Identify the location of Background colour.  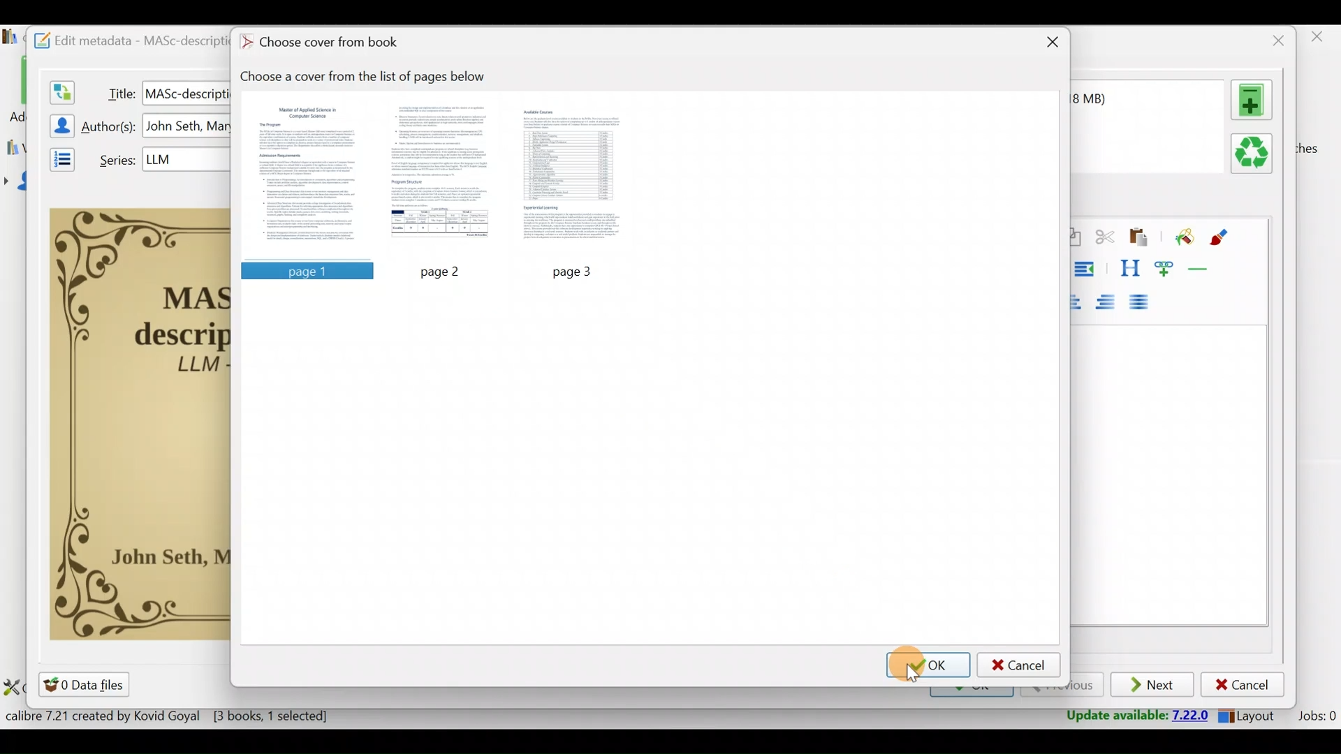
(1182, 238).